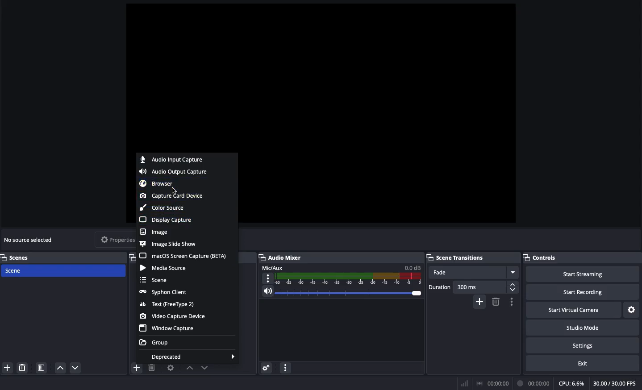  I want to click on cursor, so click(175, 190).